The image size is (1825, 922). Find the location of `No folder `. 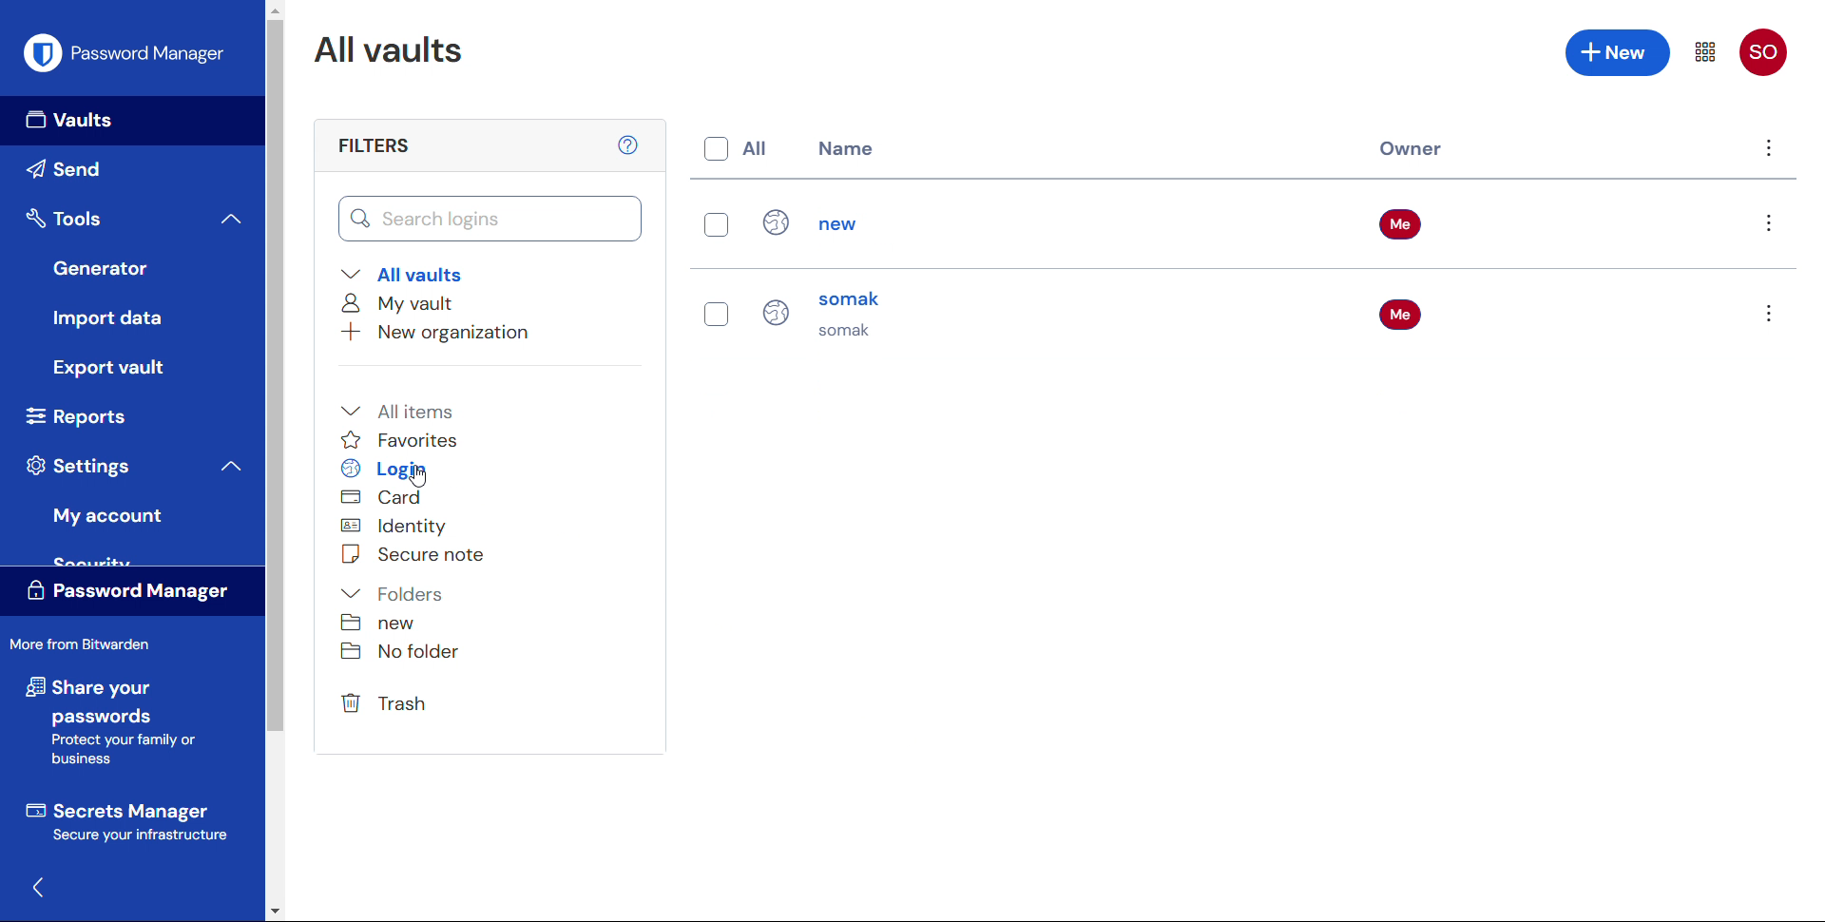

No folder  is located at coordinates (398, 654).